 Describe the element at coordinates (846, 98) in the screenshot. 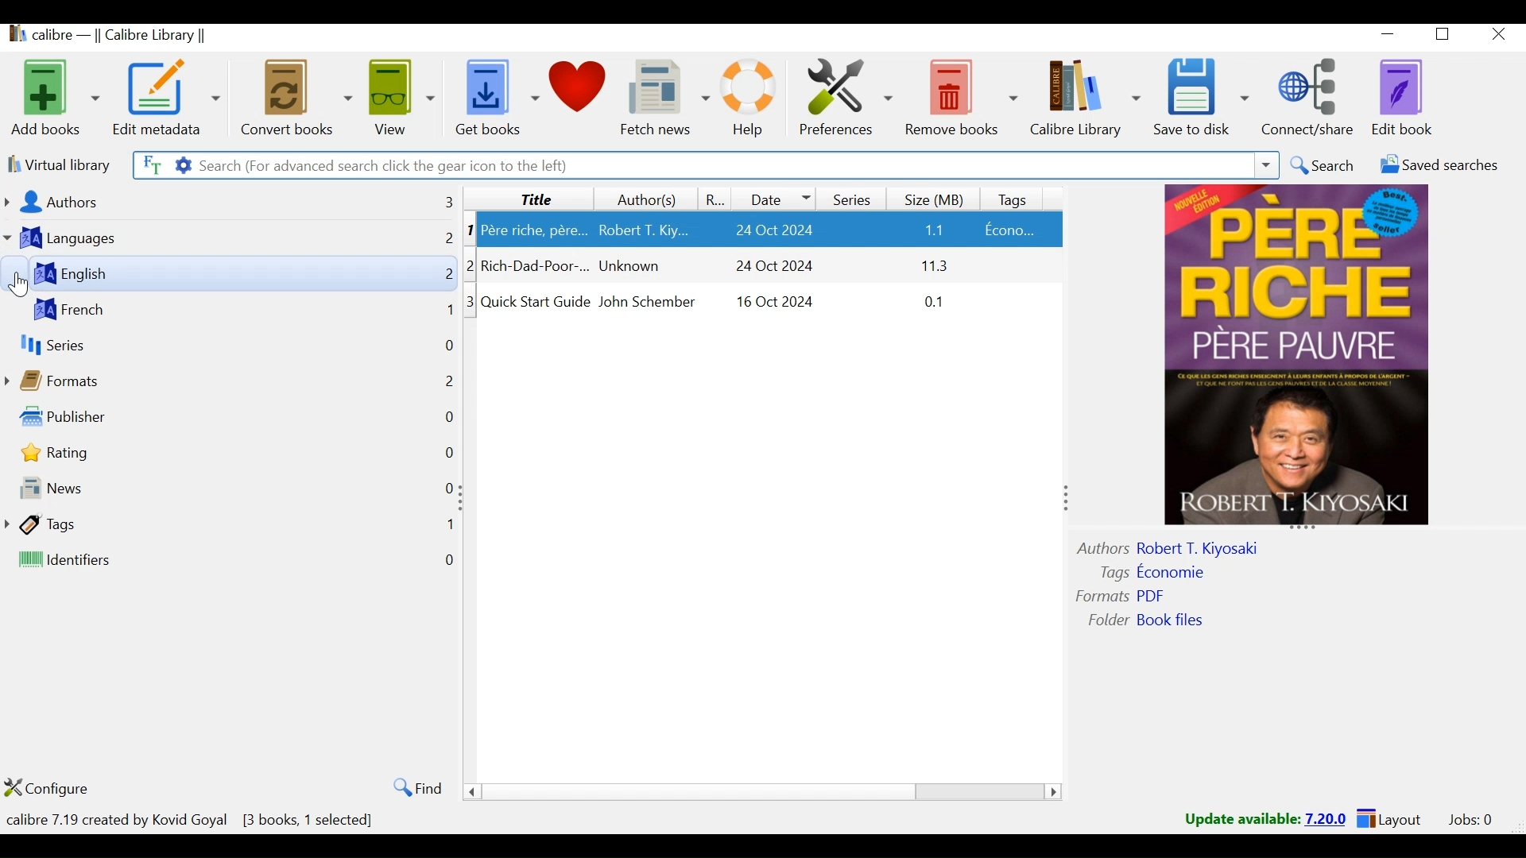

I see `Preferences` at that location.